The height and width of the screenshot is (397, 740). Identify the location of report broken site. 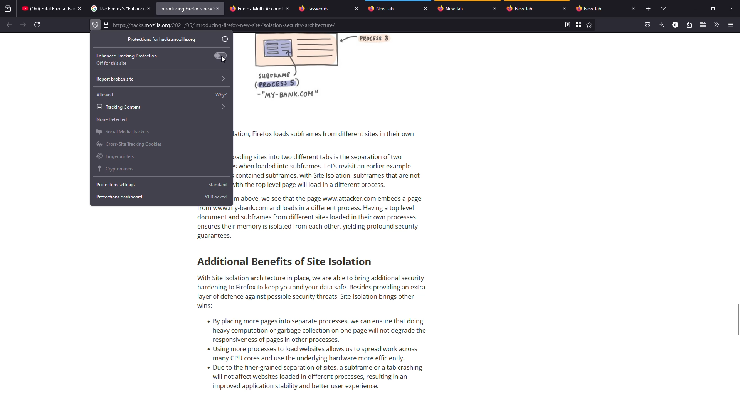
(115, 79).